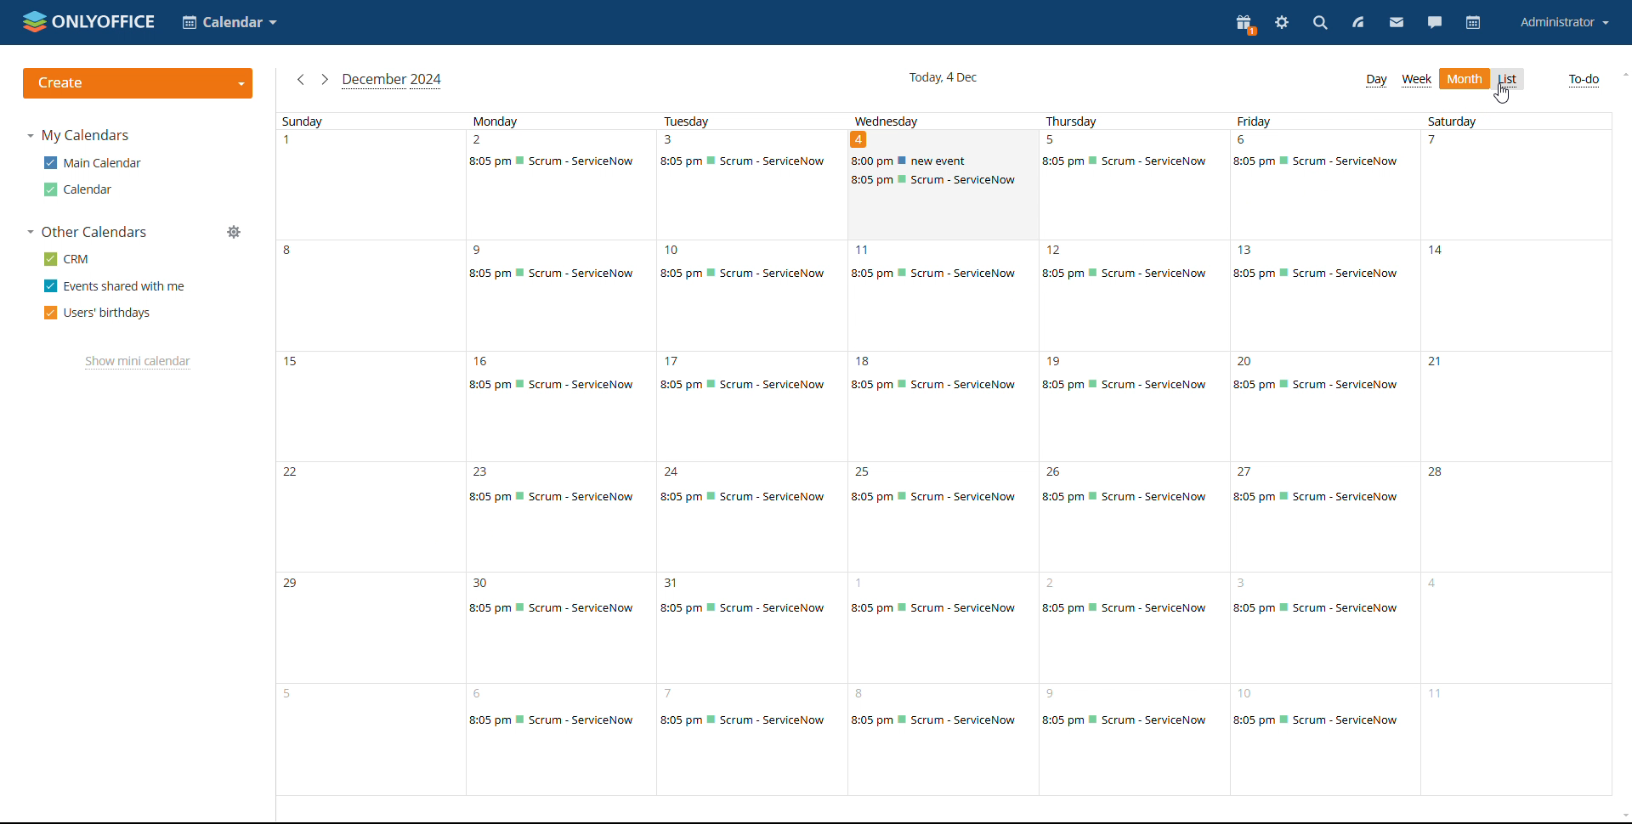 The width and height of the screenshot is (1632, 824). Describe the element at coordinates (942, 172) in the screenshot. I see `overlapping events` at that location.